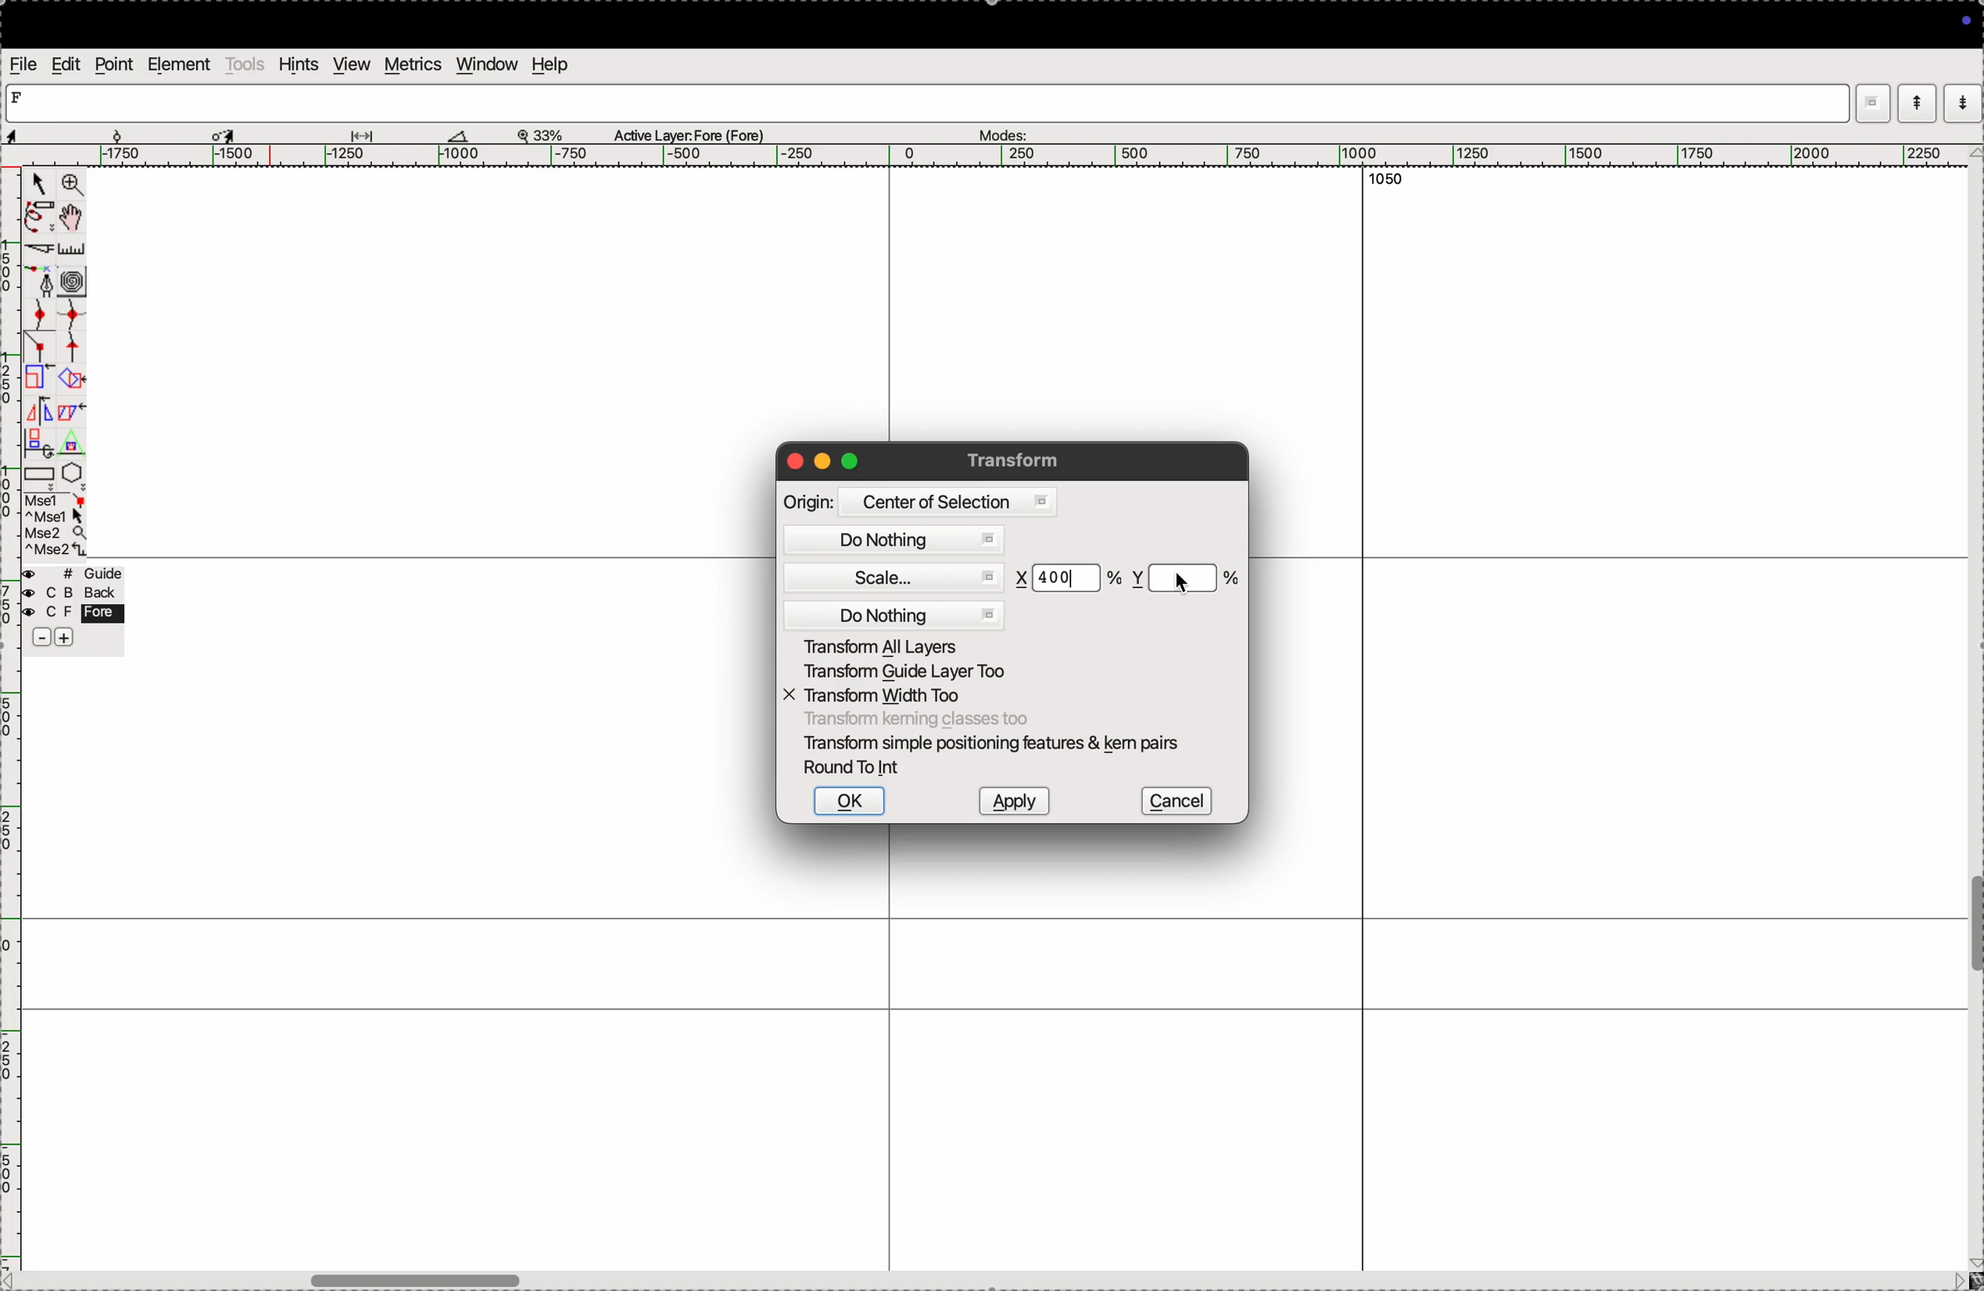 Image resolution: width=1984 pixels, height=1291 pixels. Describe the element at coordinates (20, 97) in the screenshot. I see `letter F` at that location.